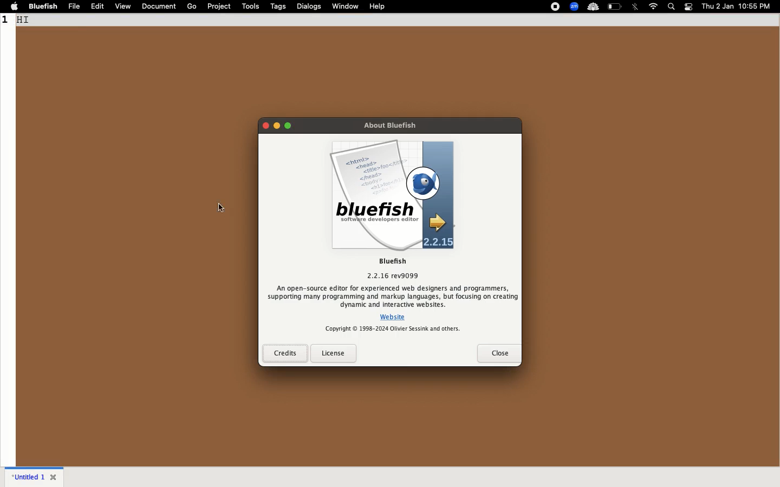 The width and height of the screenshot is (780, 487). Describe the element at coordinates (27, 476) in the screenshot. I see `untitled` at that location.